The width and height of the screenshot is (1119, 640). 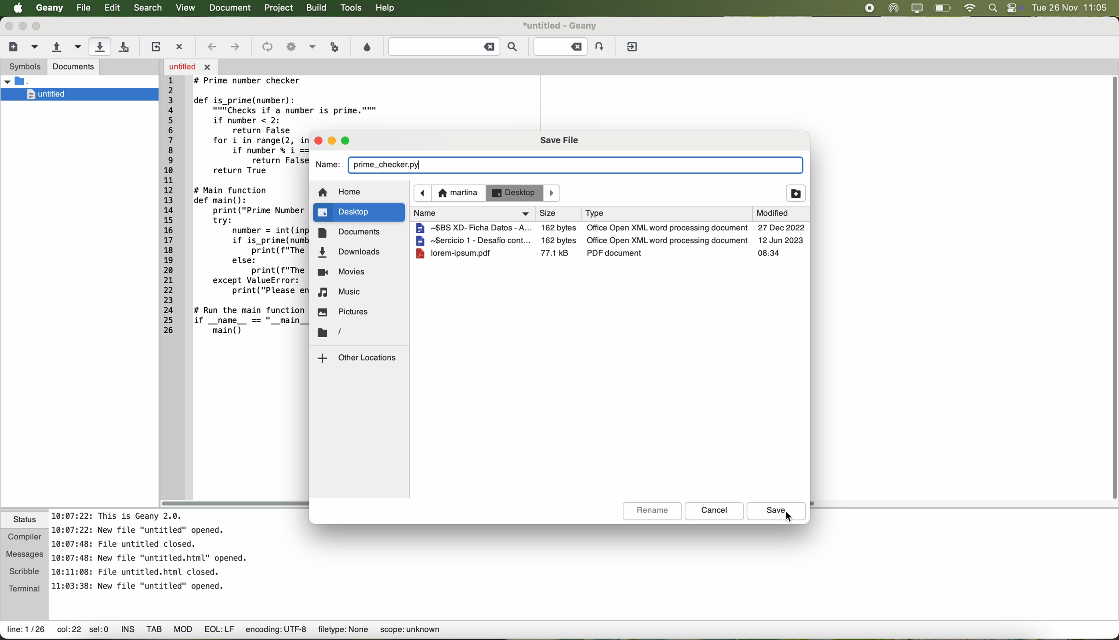 What do you see at coordinates (236, 215) in the screenshot?
I see `code` at bounding box center [236, 215].